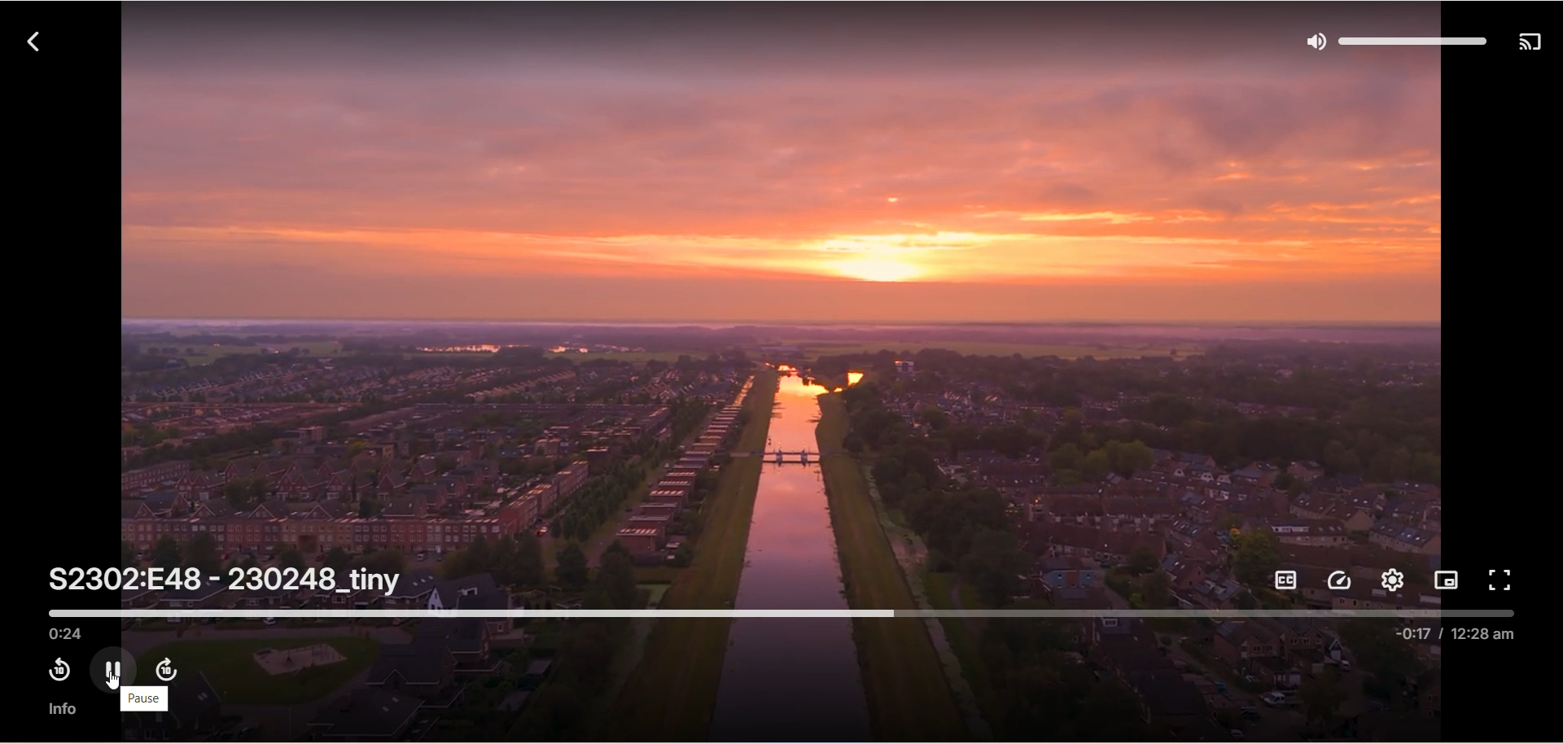 The width and height of the screenshot is (1563, 744). I want to click on information, so click(61, 710).